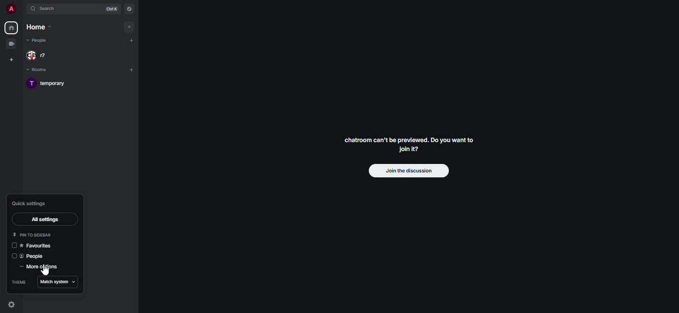 The height and width of the screenshot is (313, 679). I want to click on people, so click(39, 42).